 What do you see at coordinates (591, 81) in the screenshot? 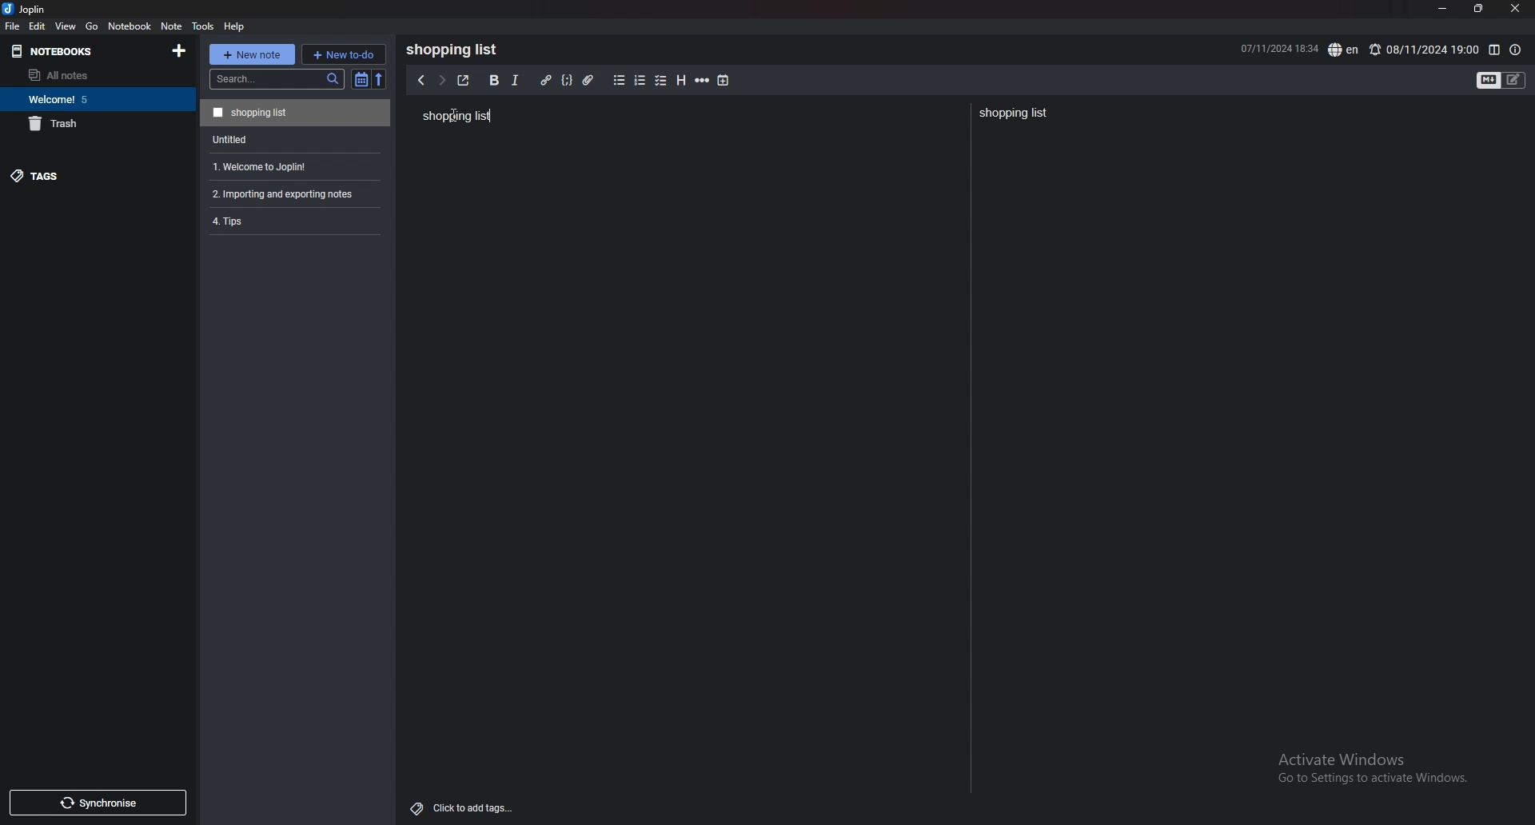
I see `attachment` at bounding box center [591, 81].